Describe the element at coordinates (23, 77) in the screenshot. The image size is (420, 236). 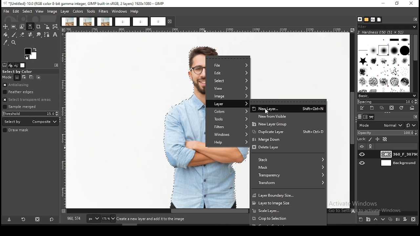
I see `add to the current selection` at that location.